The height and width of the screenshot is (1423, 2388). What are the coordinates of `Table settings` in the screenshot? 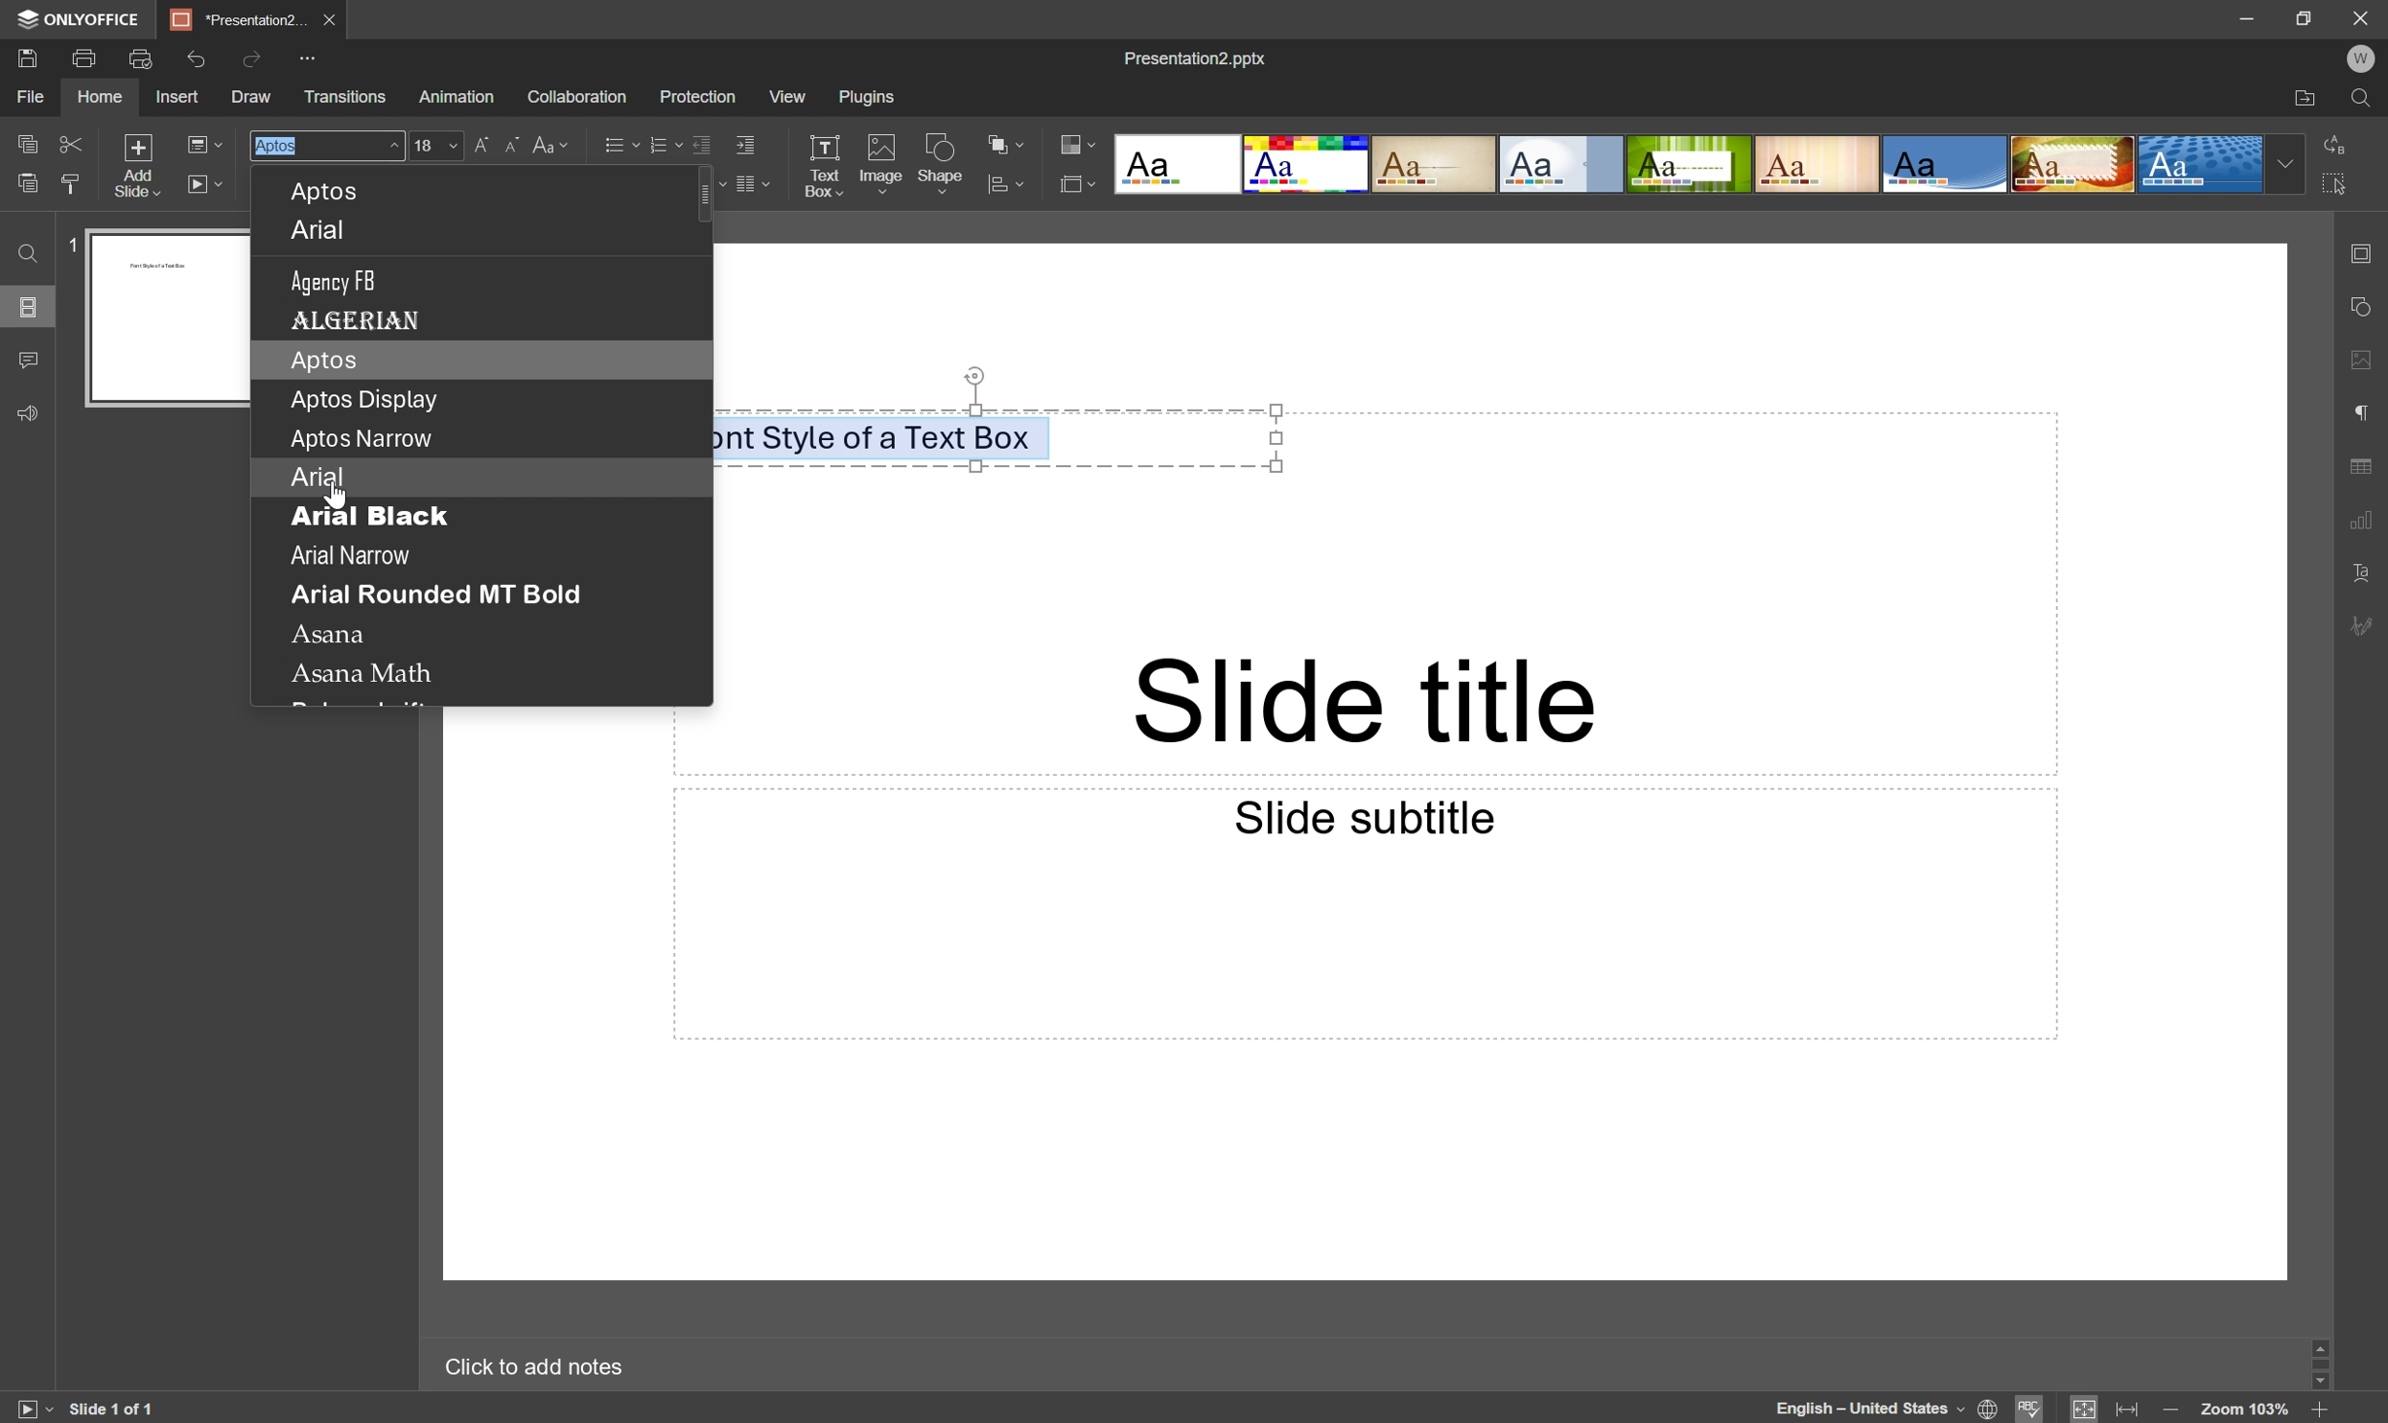 It's located at (2369, 464).